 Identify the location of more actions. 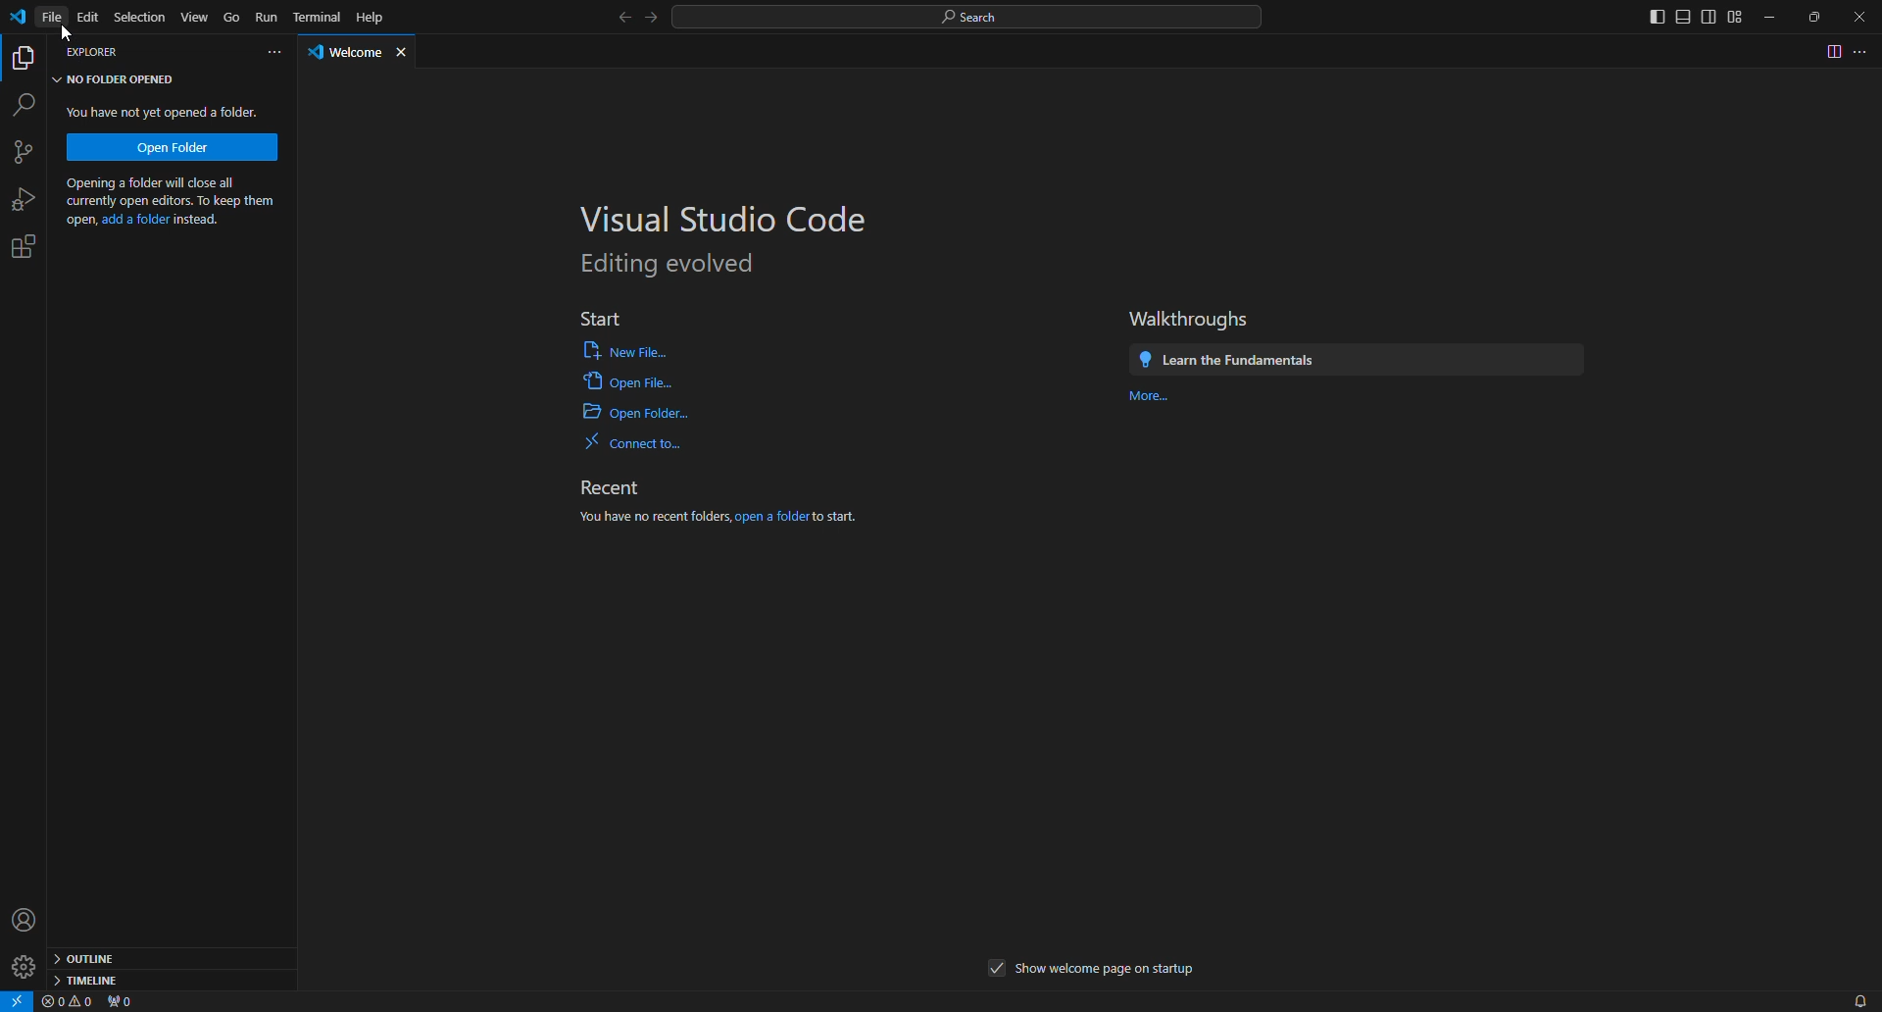
(1864, 51).